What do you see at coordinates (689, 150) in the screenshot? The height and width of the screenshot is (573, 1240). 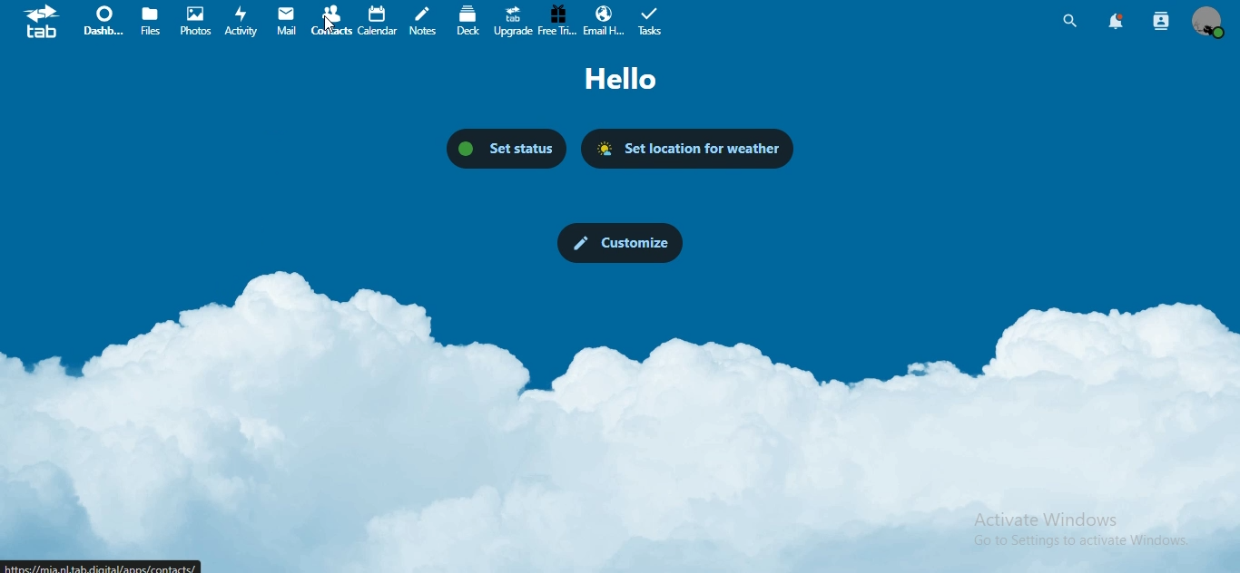 I see `set location for weather` at bounding box center [689, 150].